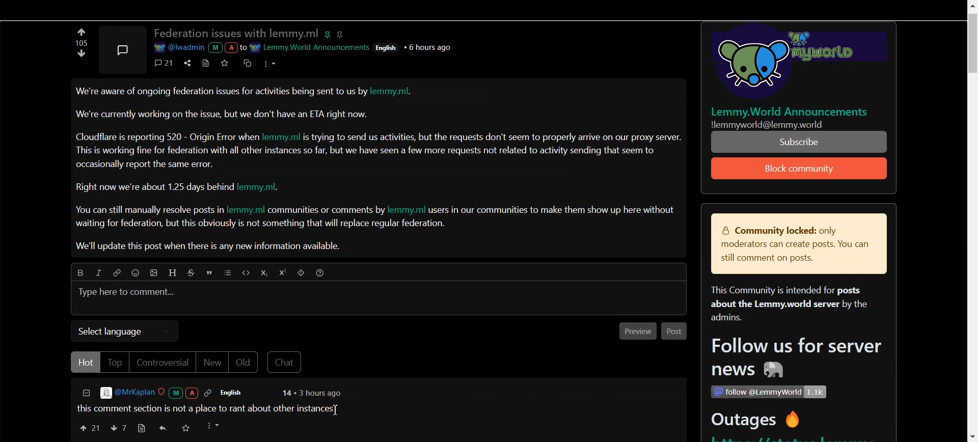  What do you see at coordinates (187, 429) in the screenshot?
I see `save` at bounding box center [187, 429].